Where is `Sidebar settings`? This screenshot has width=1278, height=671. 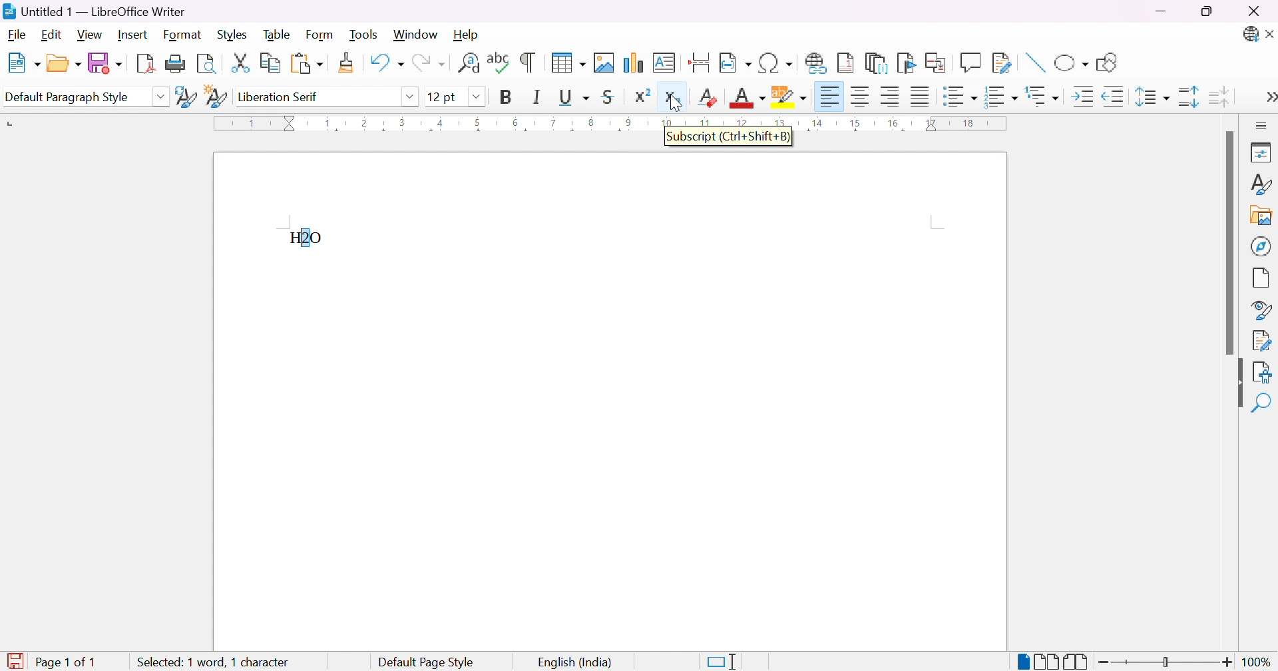 Sidebar settings is located at coordinates (1263, 125).